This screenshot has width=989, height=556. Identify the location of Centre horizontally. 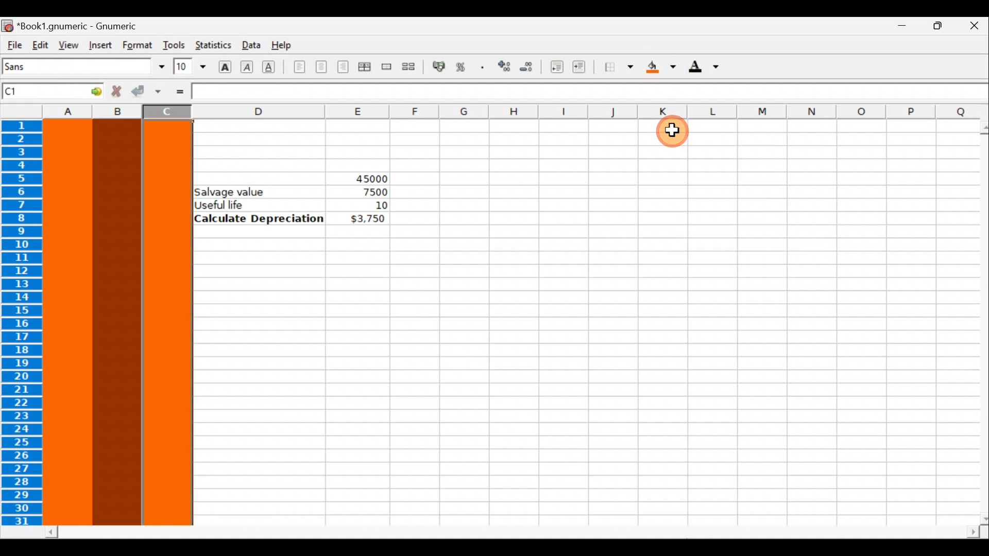
(321, 70).